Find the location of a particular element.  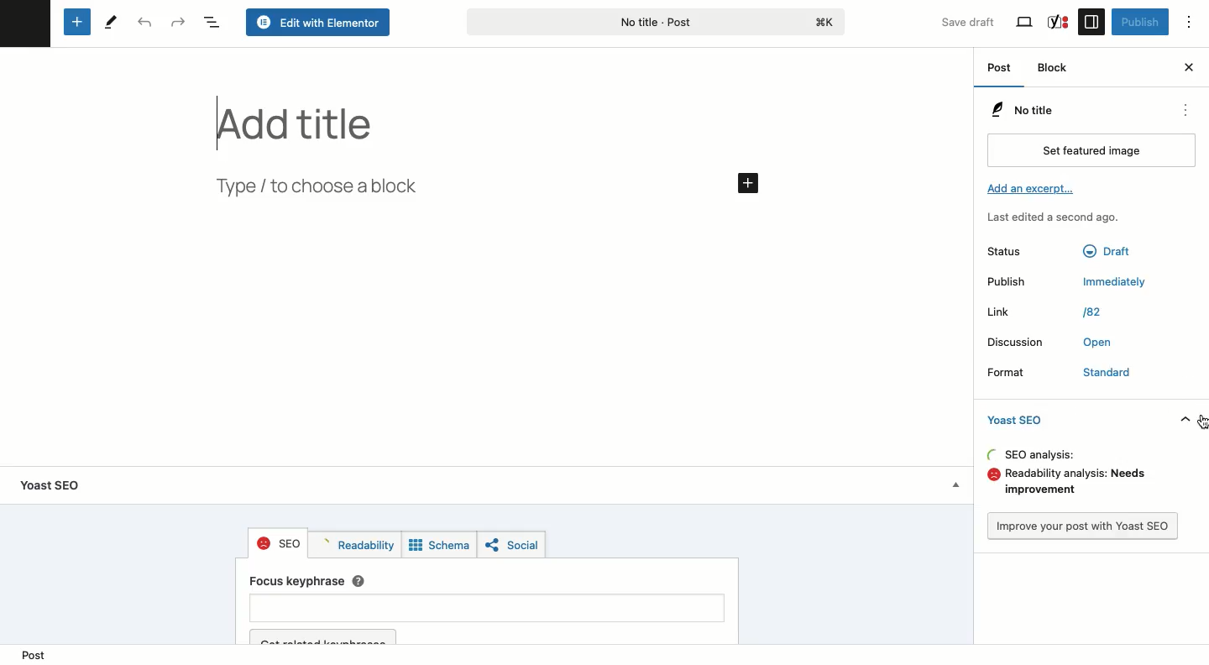

Undo is located at coordinates (143, 24).